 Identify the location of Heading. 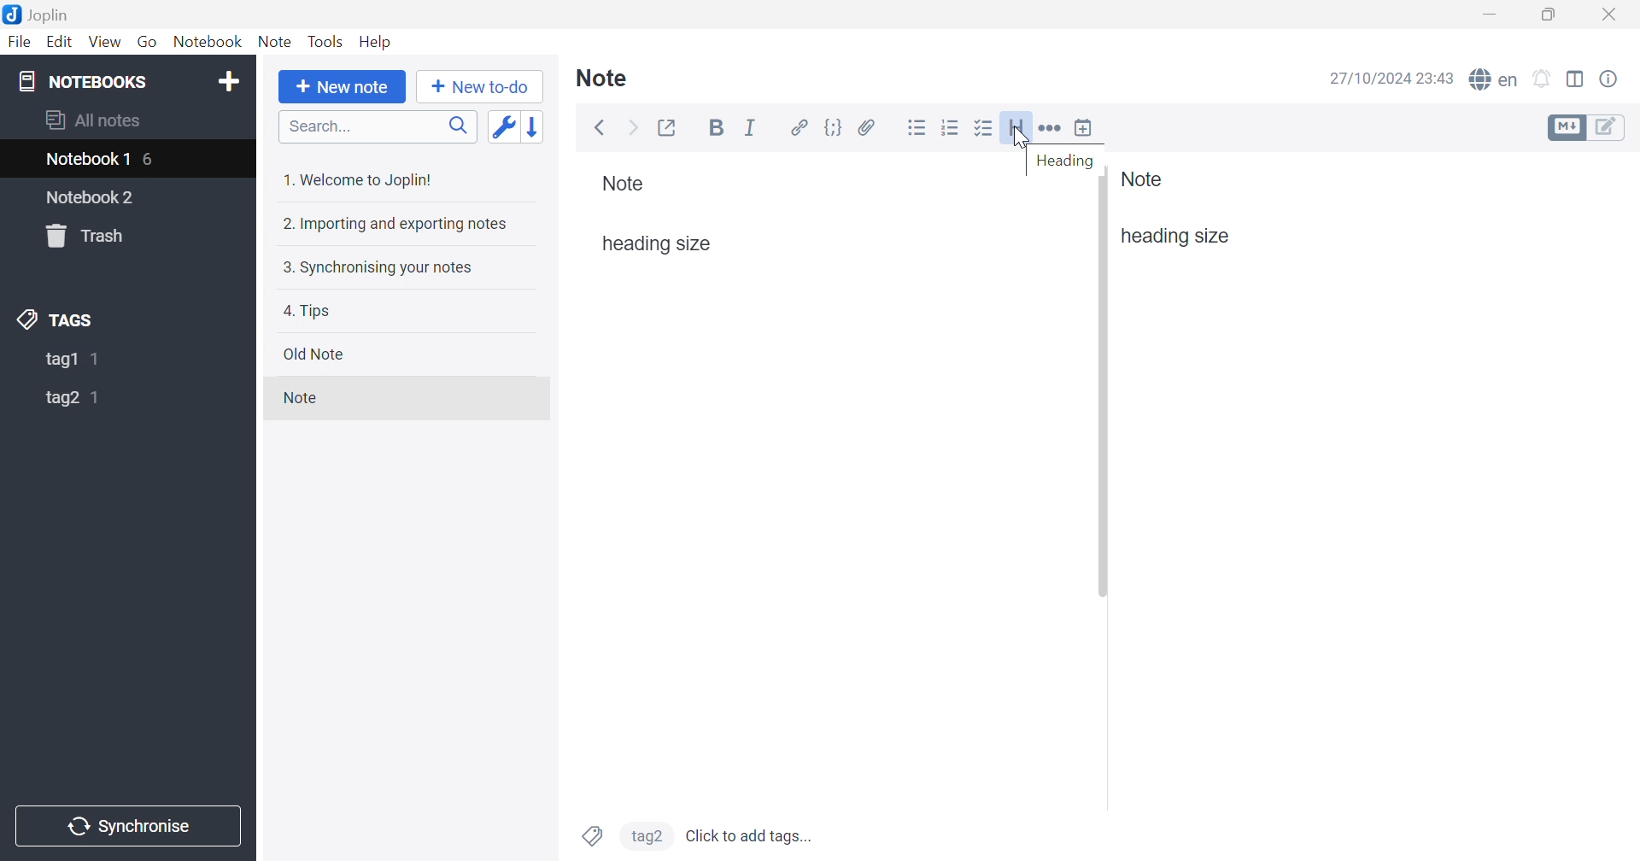
(1017, 128).